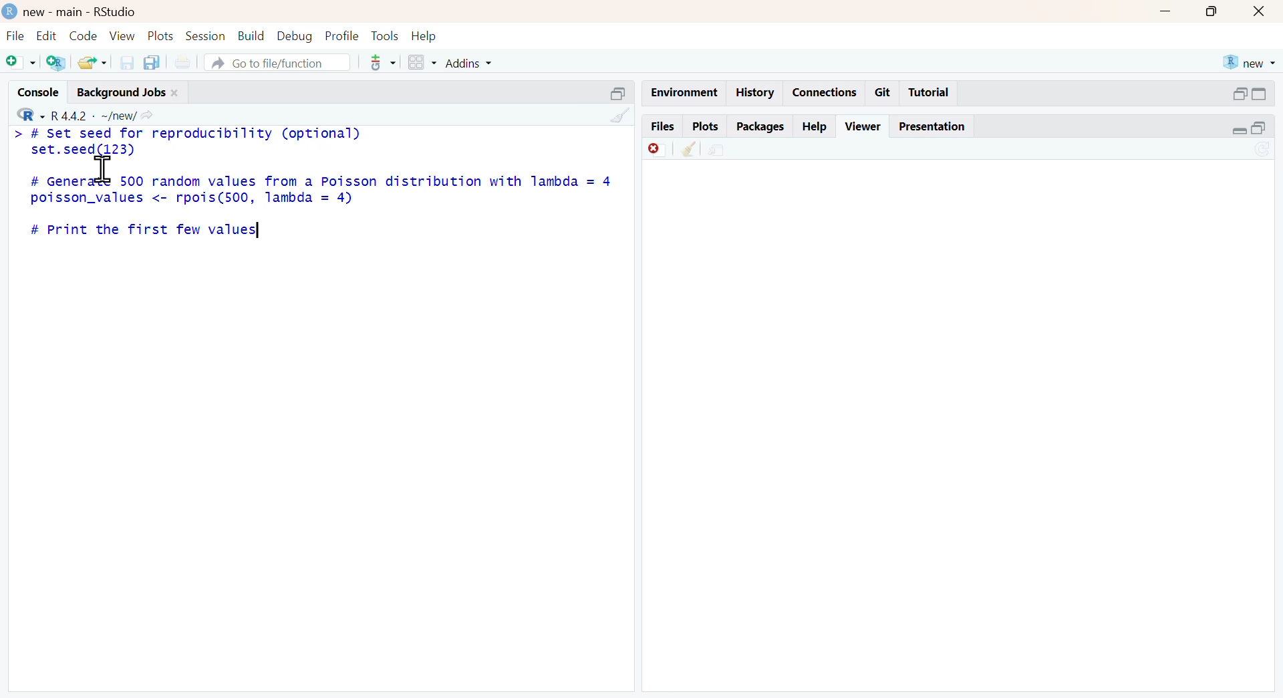 The width and height of the screenshot is (1283, 698). Describe the element at coordinates (386, 35) in the screenshot. I see `tools` at that location.